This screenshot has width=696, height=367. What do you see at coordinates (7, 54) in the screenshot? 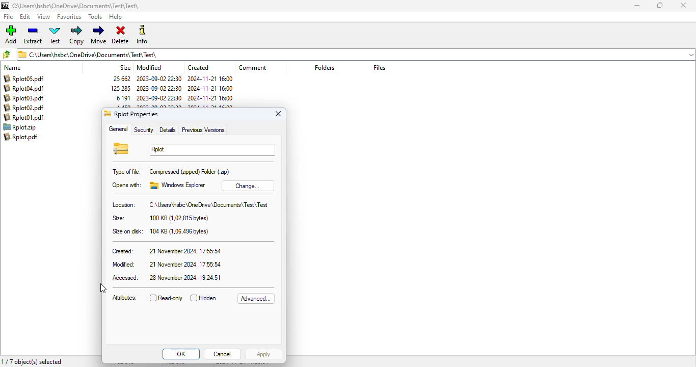
I see `browse folders` at bounding box center [7, 54].